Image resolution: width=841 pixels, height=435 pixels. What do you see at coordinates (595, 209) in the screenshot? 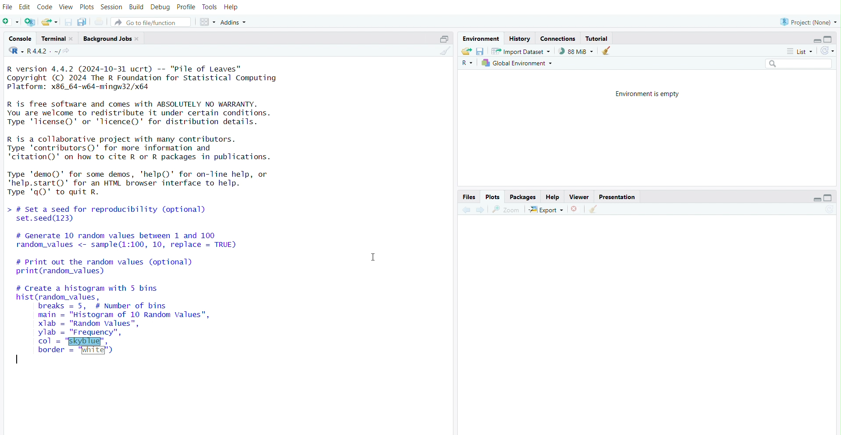
I see `clear all plots` at bounding box center [595, 209].